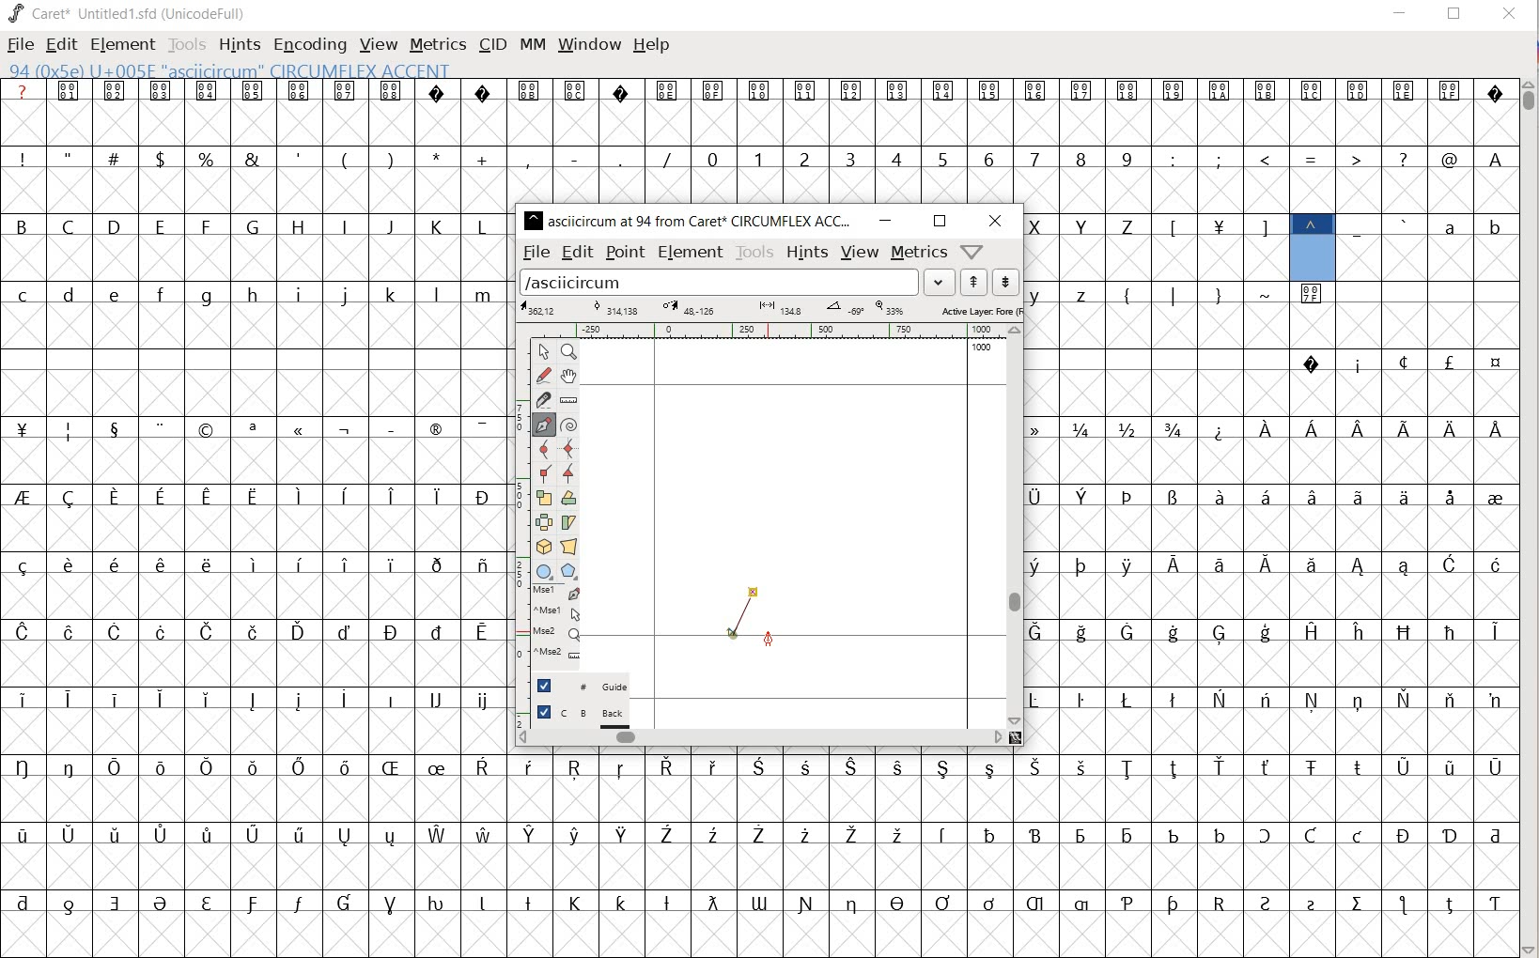  Describe the element at coordinates (1004, 281) in the screenshot. I see `show the previous word on the list` at that location.